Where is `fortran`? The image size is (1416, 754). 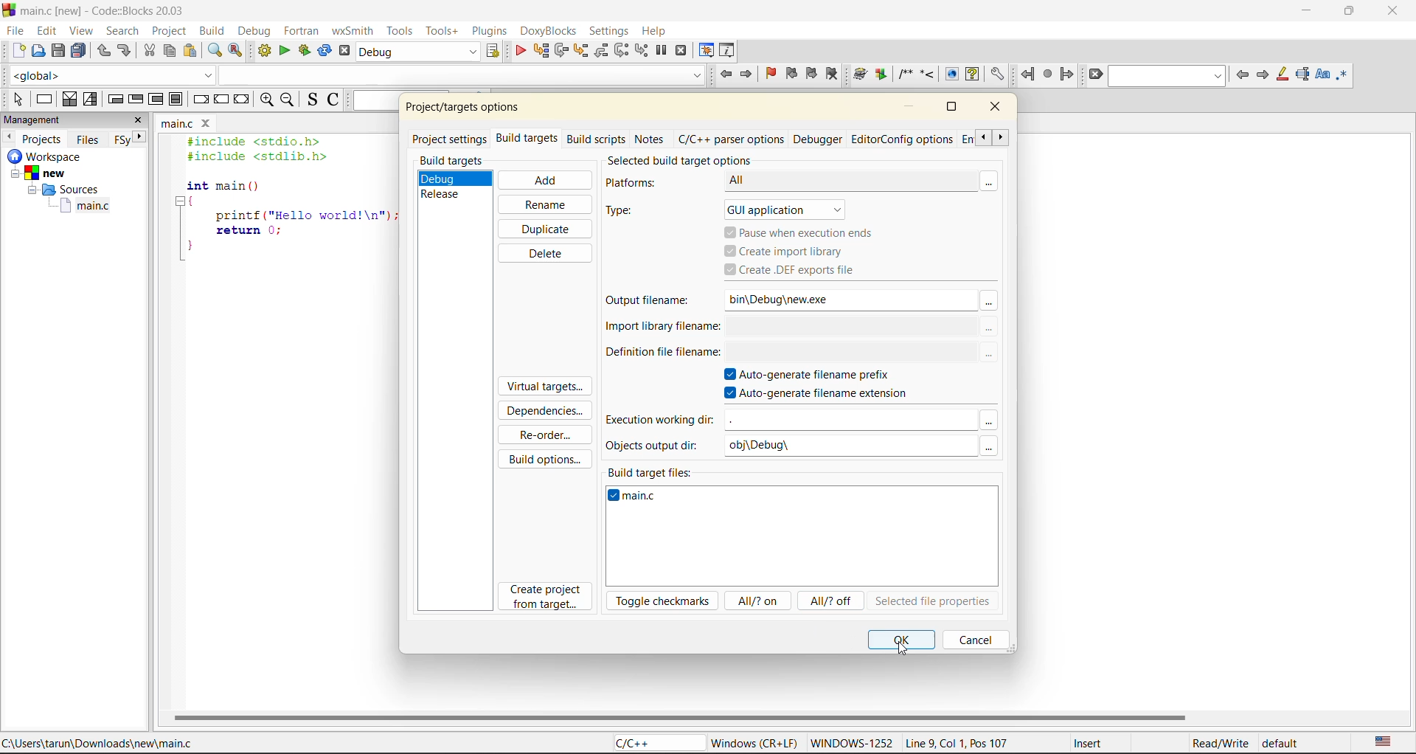 fortran is located at coordinates (302, 29).